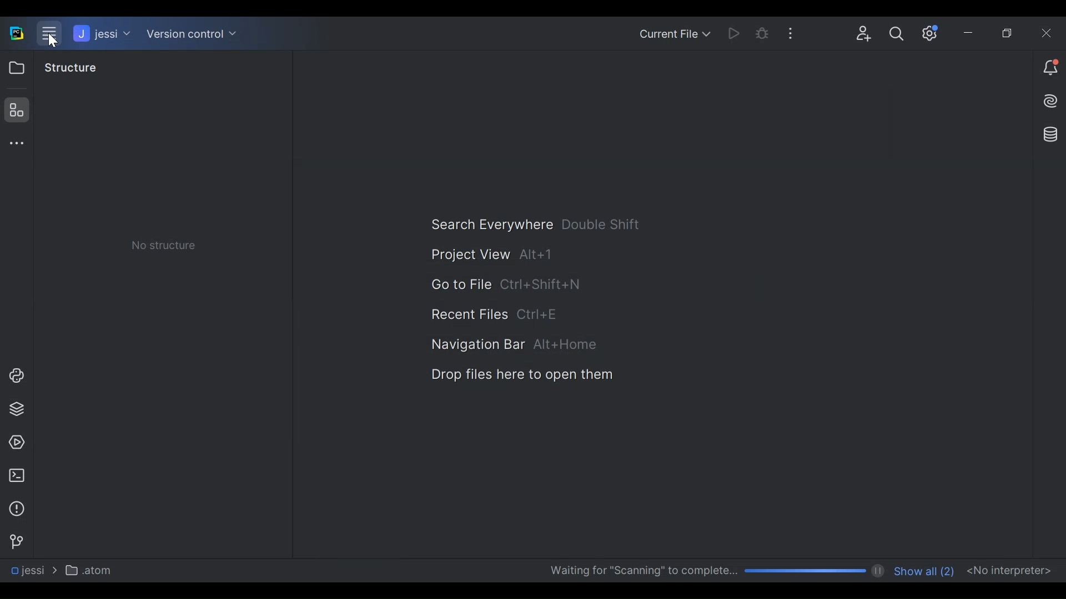 Image resolution: width=1066 pixels, height=599 pixels. I want to click on Project View, so click(471, 254).